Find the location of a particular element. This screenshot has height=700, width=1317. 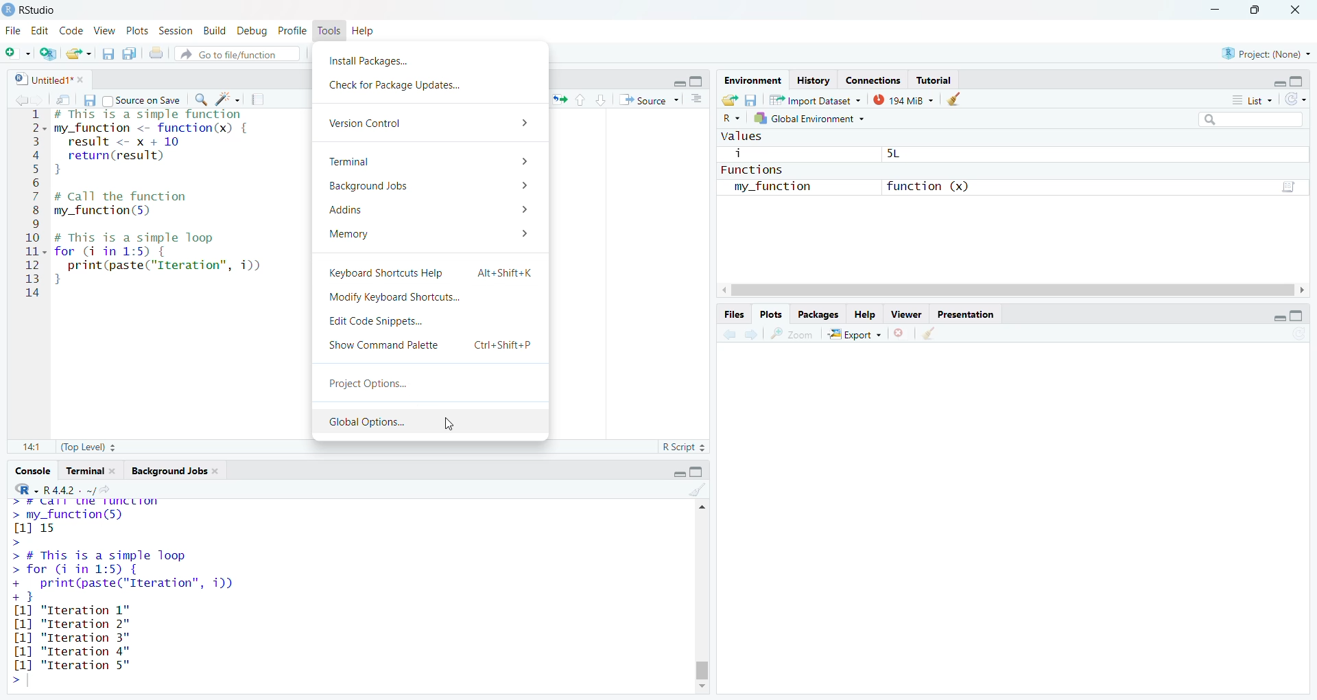

minimize is located at coordinates (1214, 8).